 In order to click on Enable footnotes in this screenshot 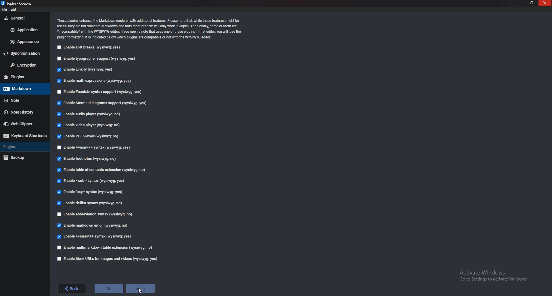, I will do `click(89, 159)`.